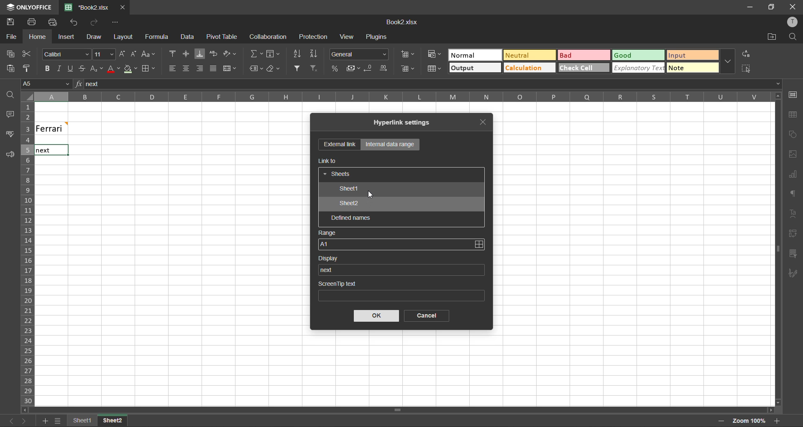  Describe the element at coordinates (793, 114) in the screenshot. I see `table` at that location.